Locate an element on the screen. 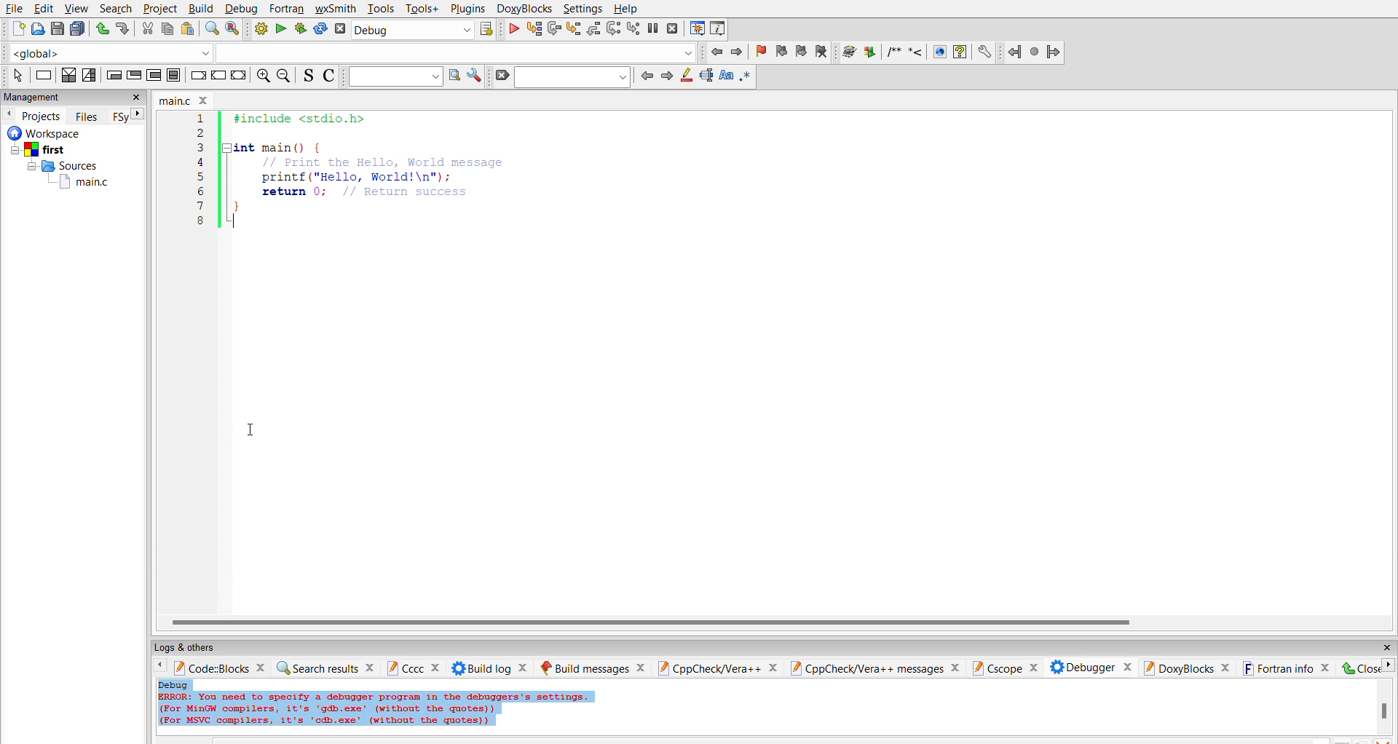 The height and width of the screenshot is (744, 1398). close is located at coordinates (1382, 644).